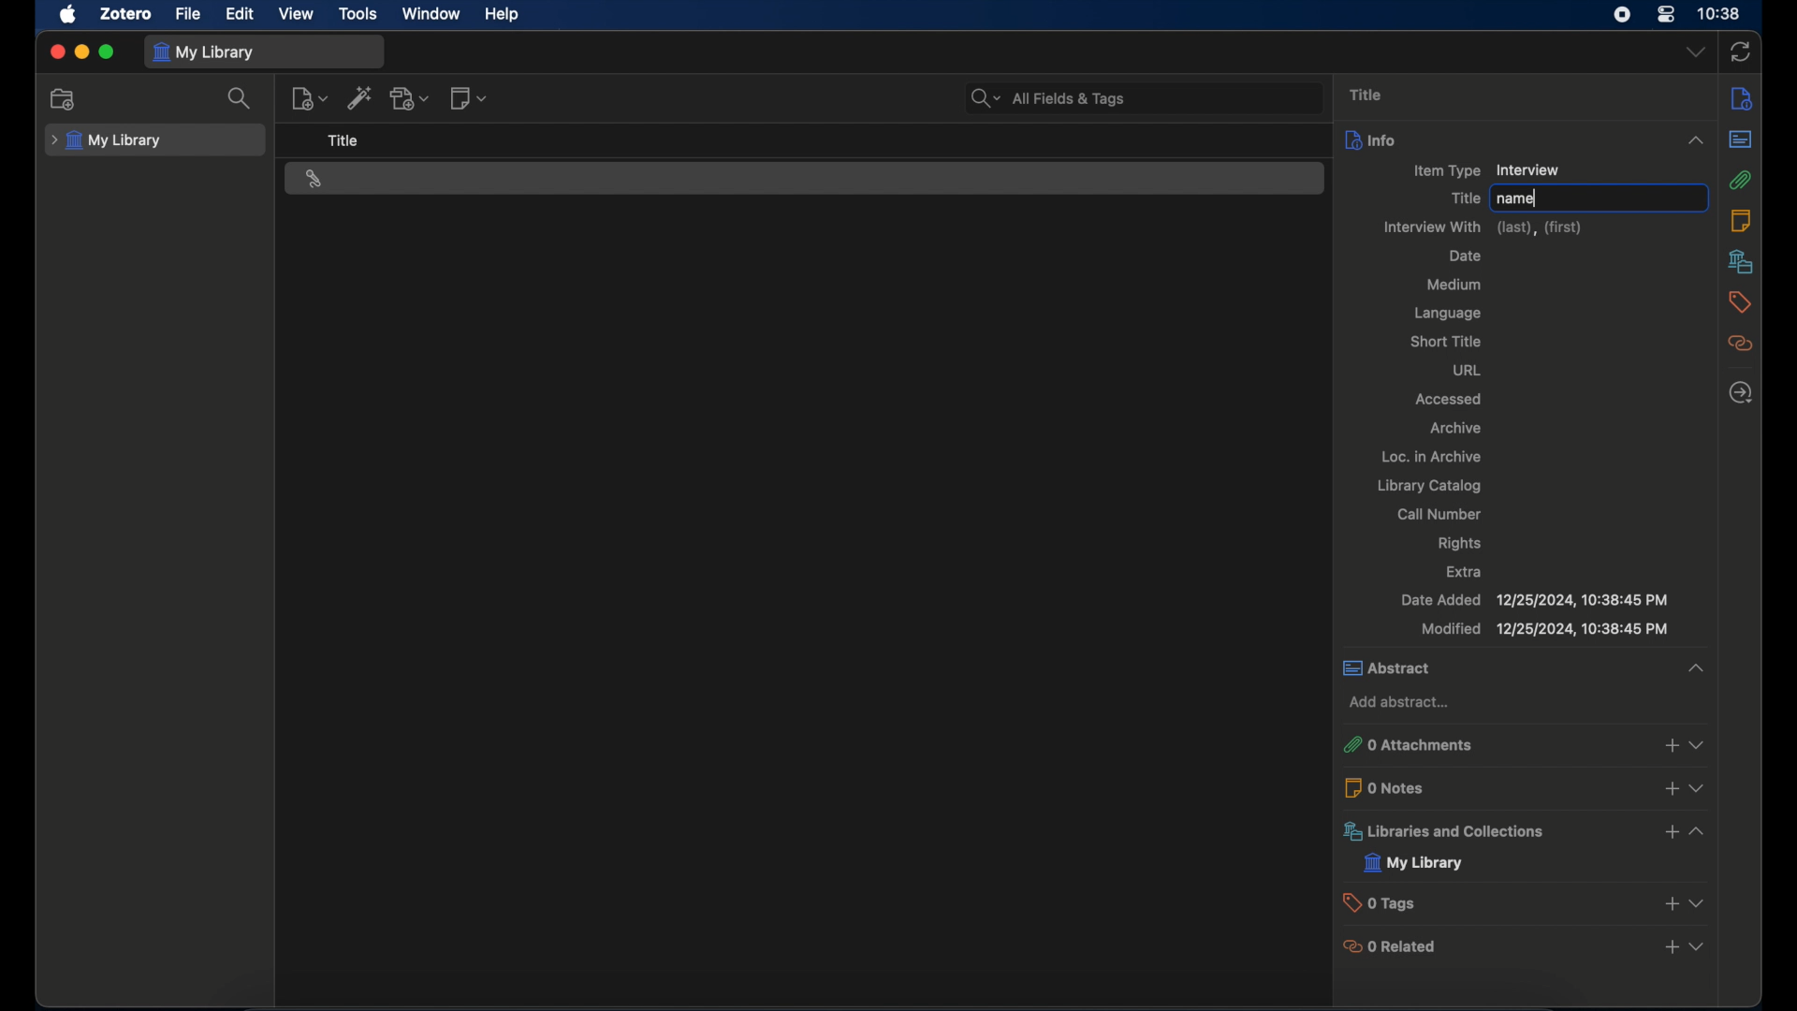  What do you see at coordinates (1703, 790) in the screenshot?
I see `view` at bounding box center [1703, 790].